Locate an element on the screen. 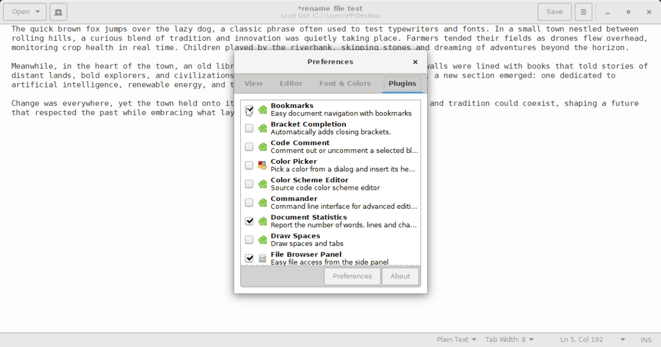 Image resolution: width=661 pixels, height=347 pixels. Selected Language is located at coordinates (457, 340).